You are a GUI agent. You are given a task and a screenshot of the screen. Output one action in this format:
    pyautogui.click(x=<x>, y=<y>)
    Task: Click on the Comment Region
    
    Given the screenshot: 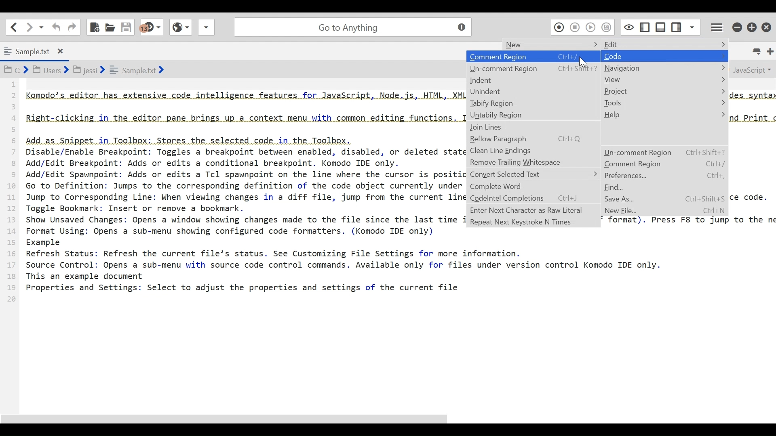 What is the action you would take?
    pyautogui.click(x=664, y=164)
    